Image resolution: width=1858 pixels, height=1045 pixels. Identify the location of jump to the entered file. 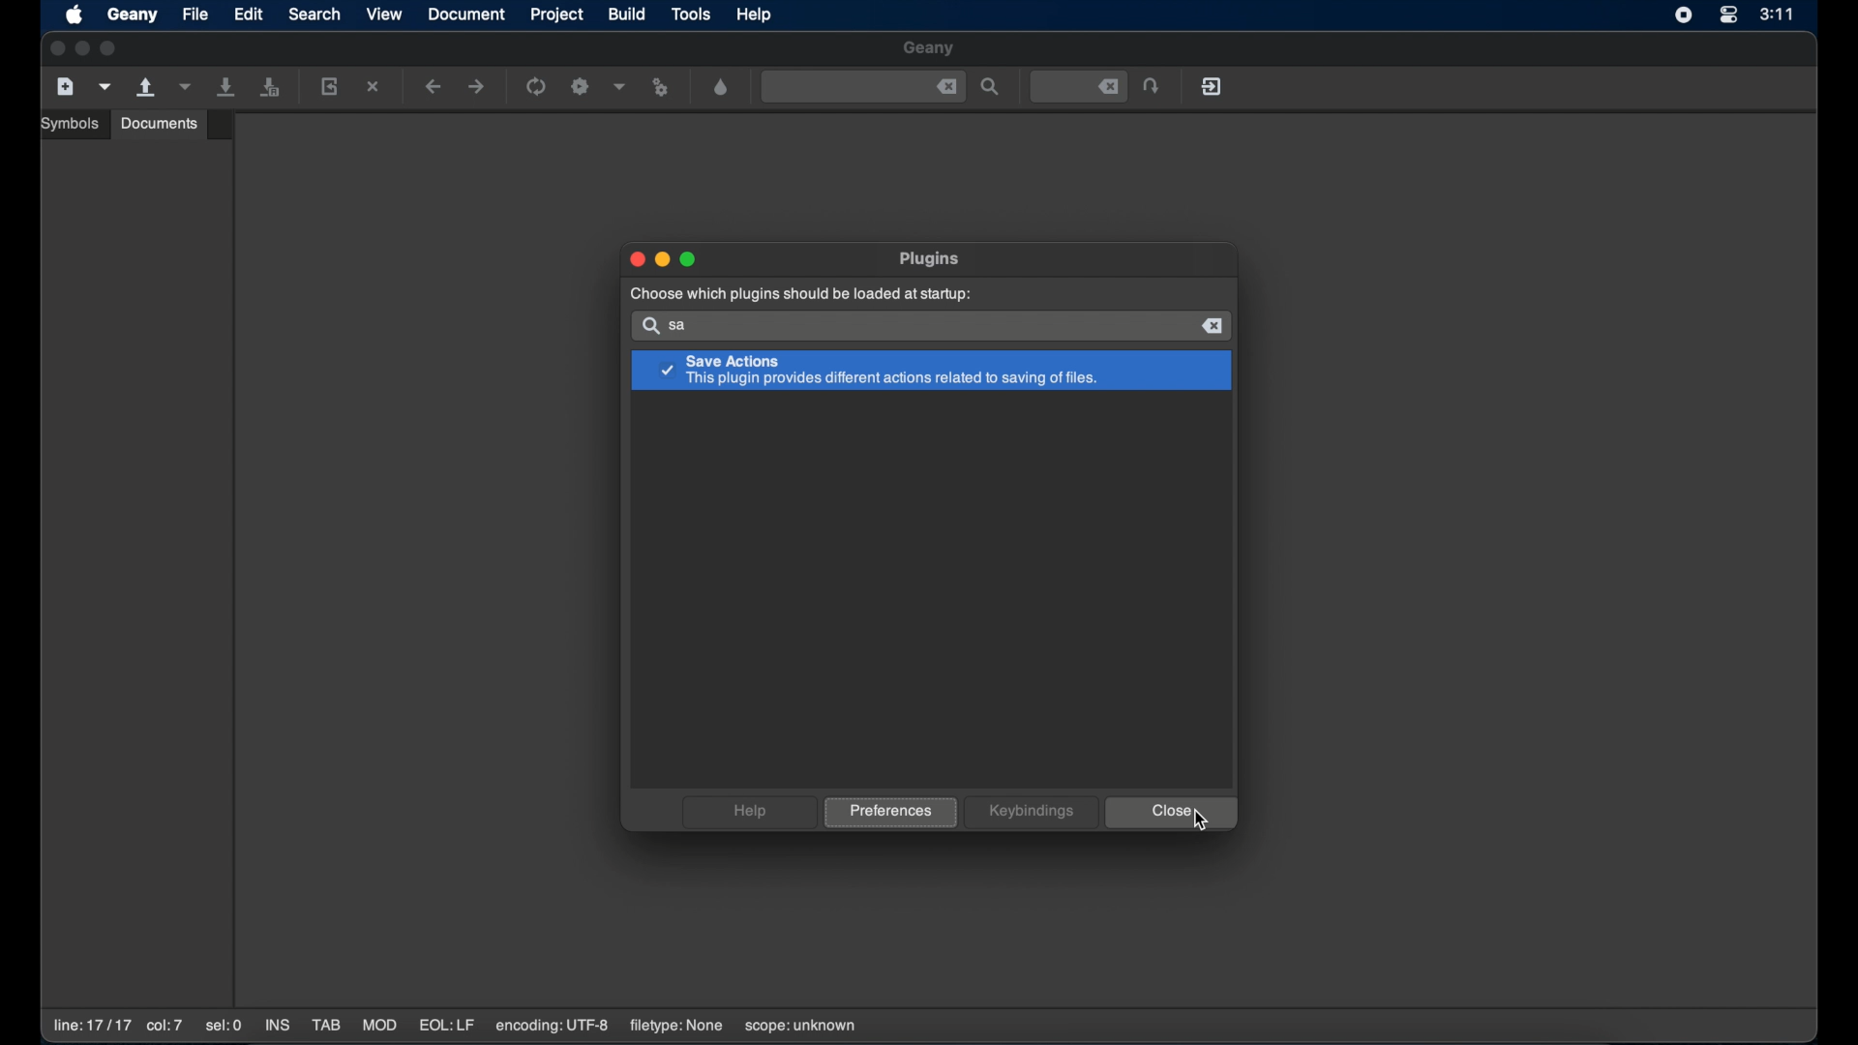
(1153, 87).